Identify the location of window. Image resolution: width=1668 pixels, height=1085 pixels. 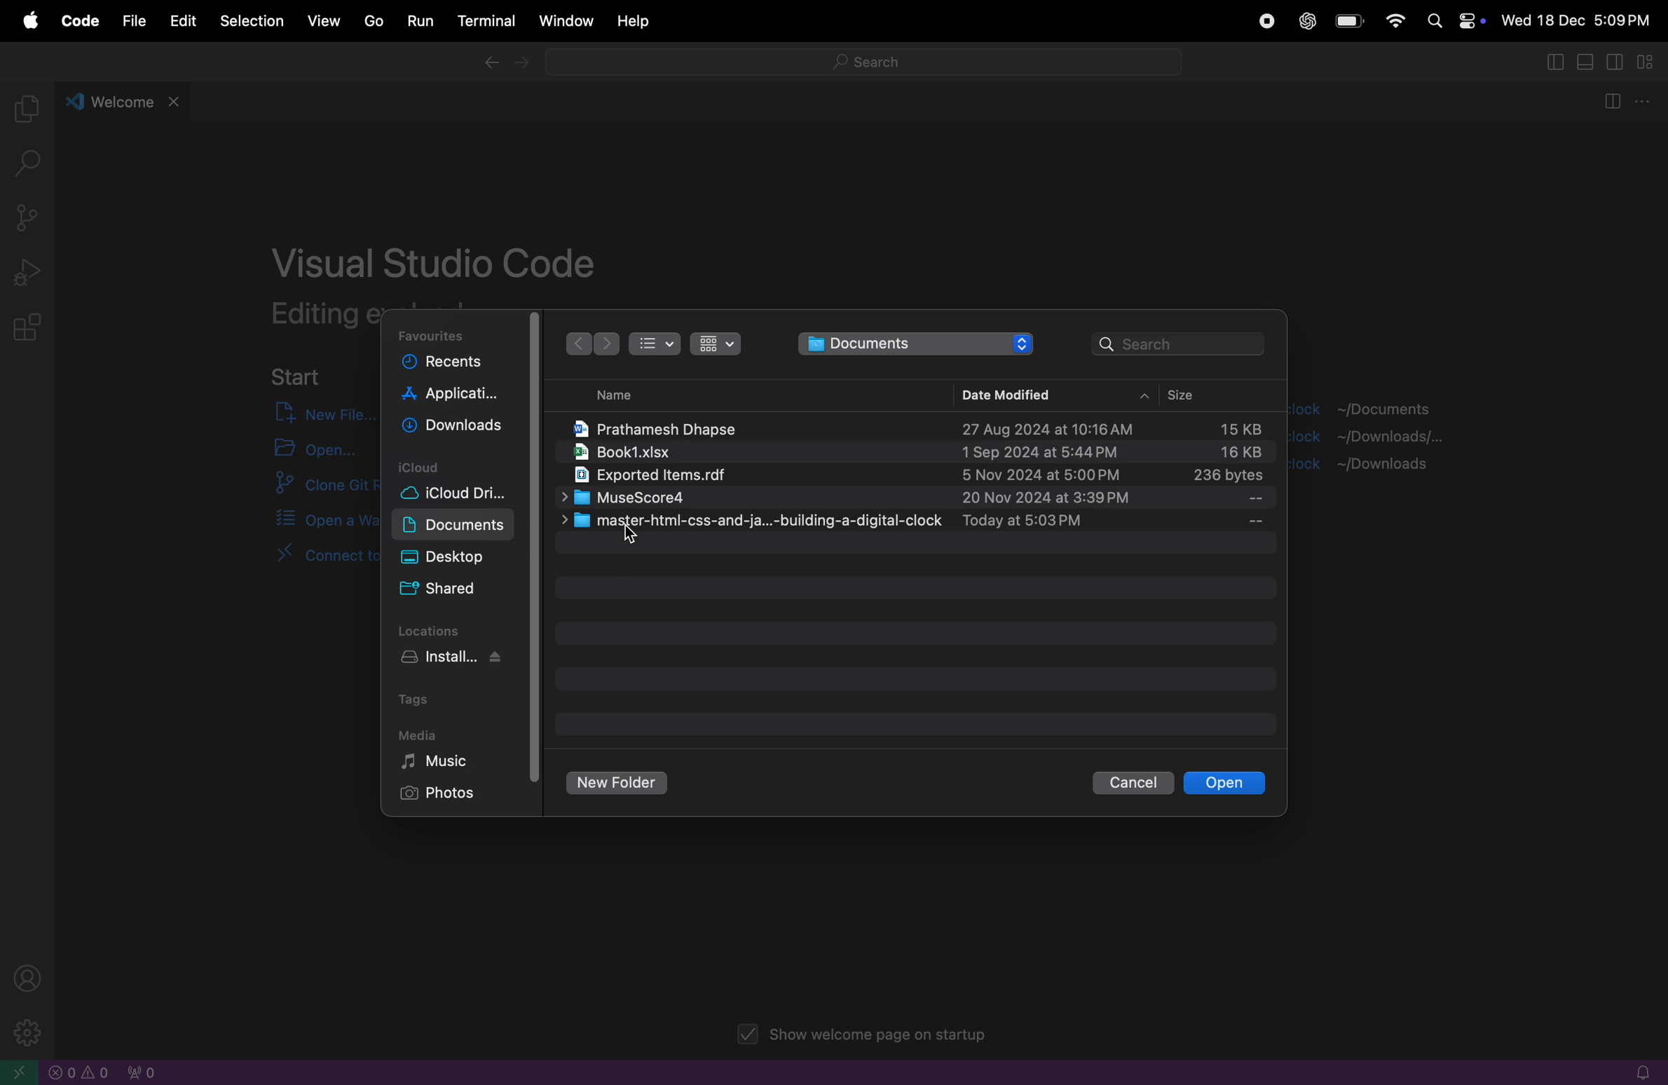
(563, 21).